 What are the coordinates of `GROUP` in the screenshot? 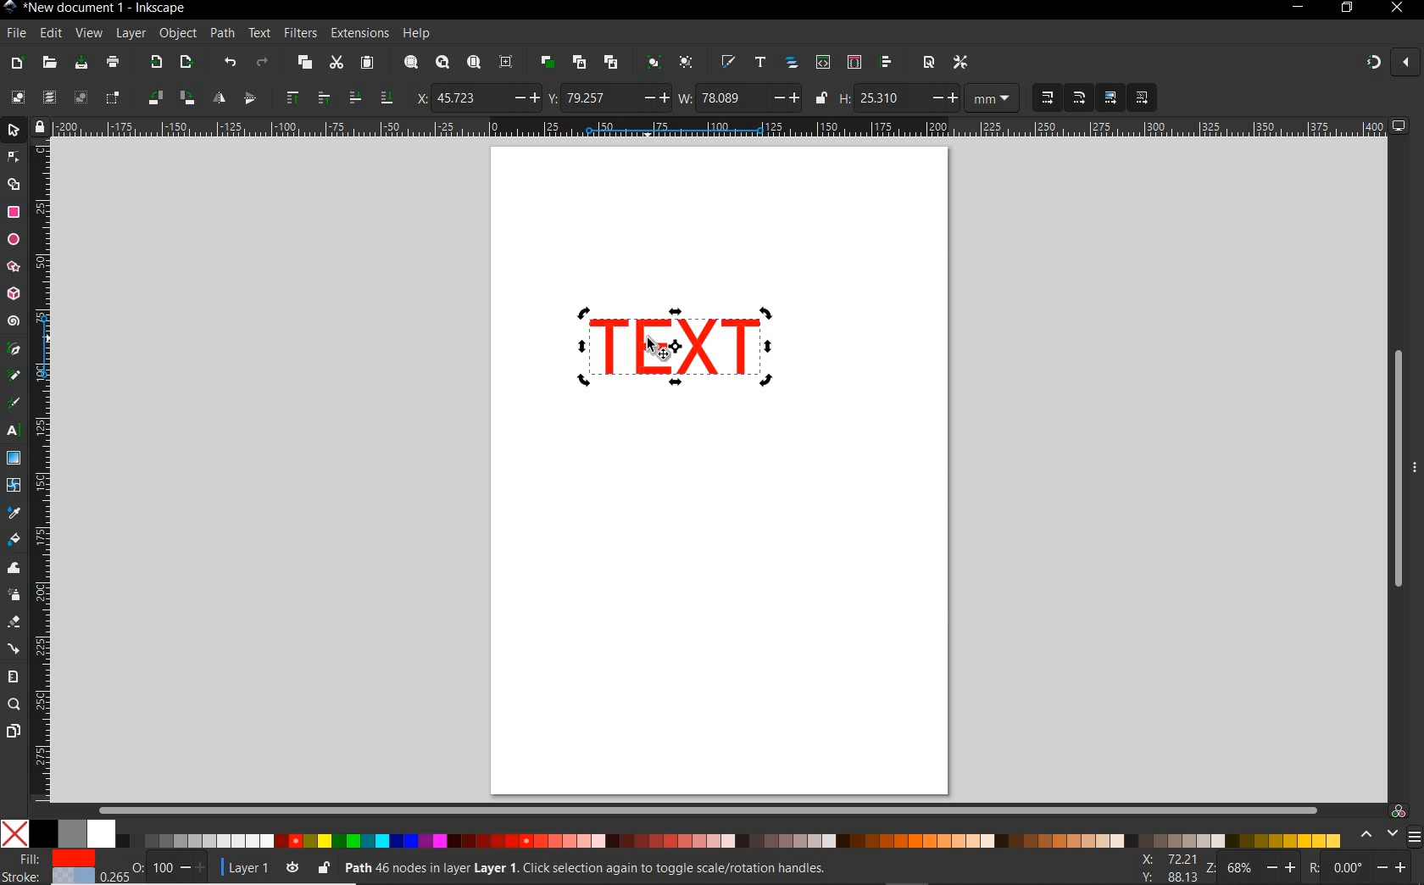 It's located at (652, 61).